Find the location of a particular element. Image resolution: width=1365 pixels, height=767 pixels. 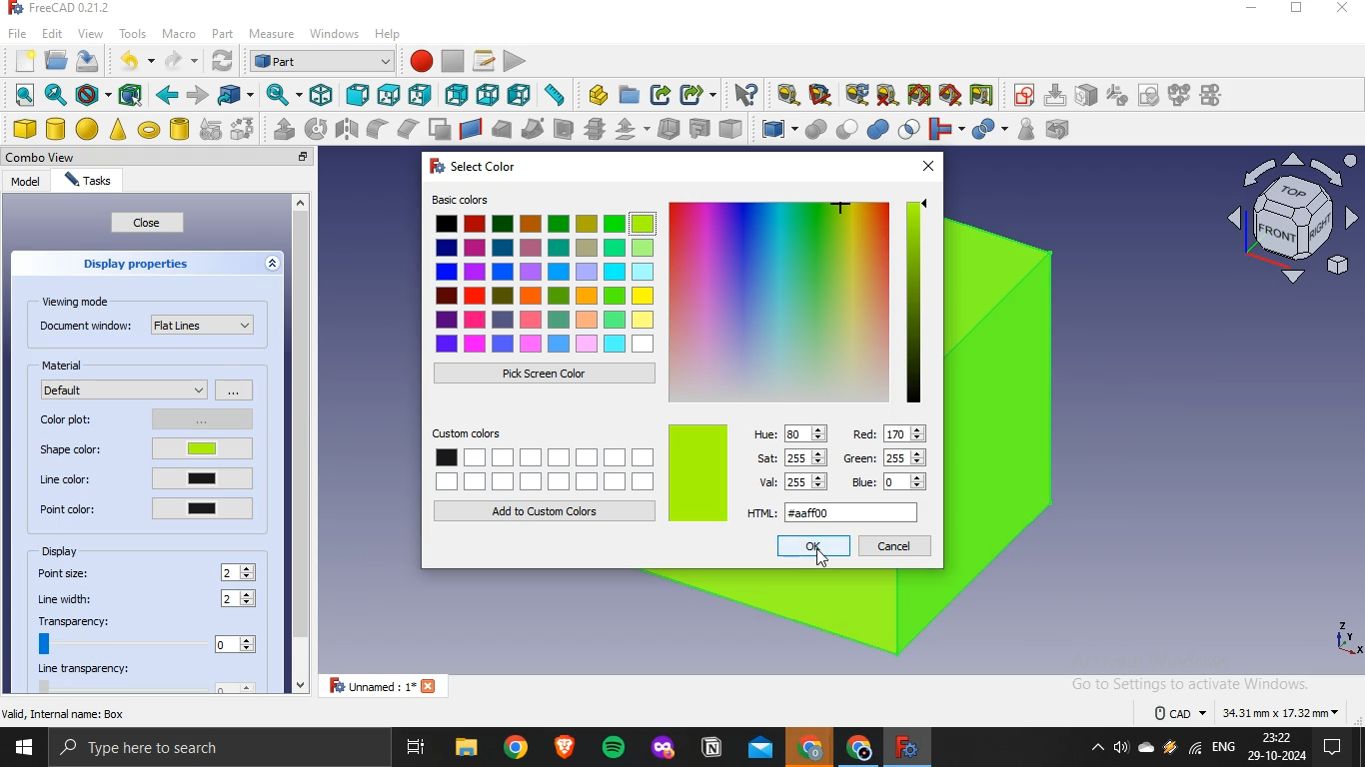

edit is located at coordinates (52, 32).